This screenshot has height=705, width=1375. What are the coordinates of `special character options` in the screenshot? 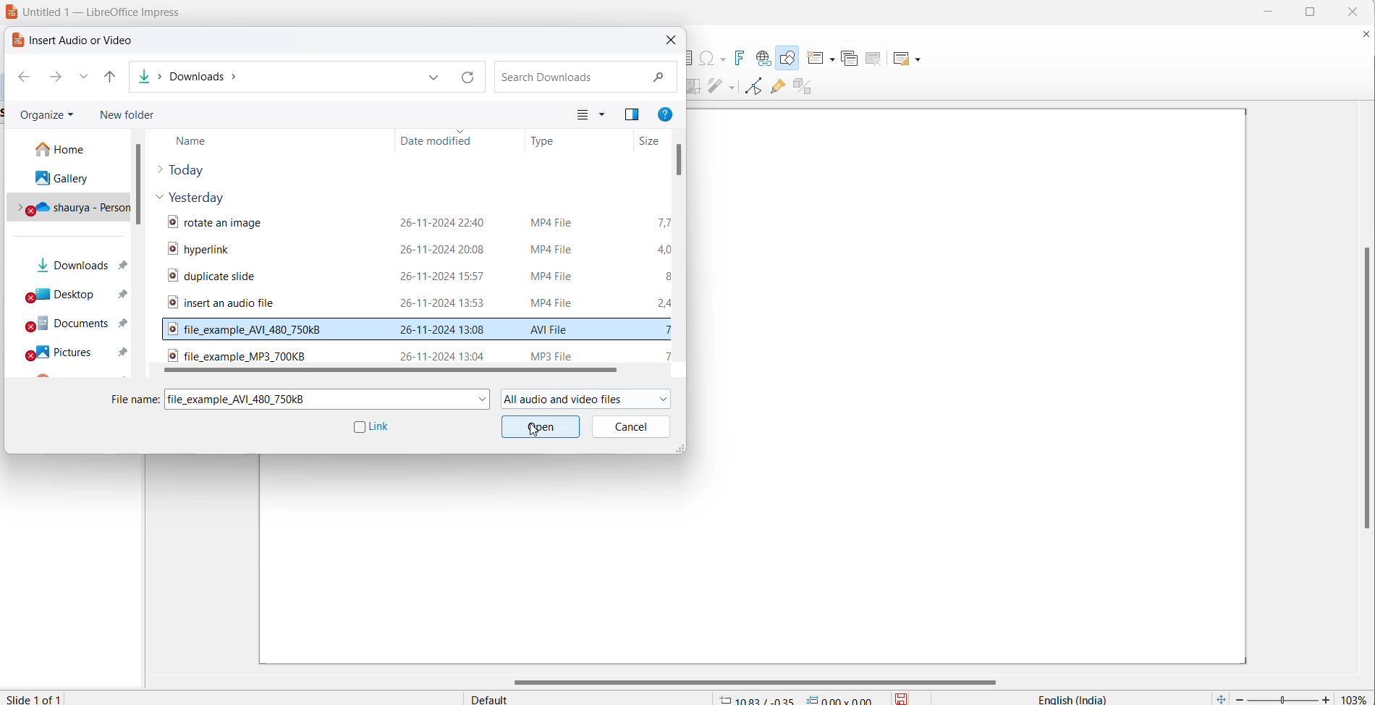 It's located at (724, 59).